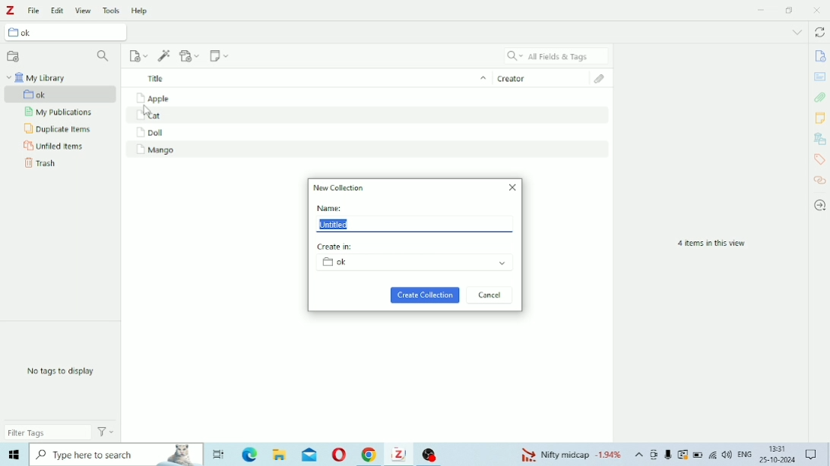  I want to click on Zotero, so click(401, 454).